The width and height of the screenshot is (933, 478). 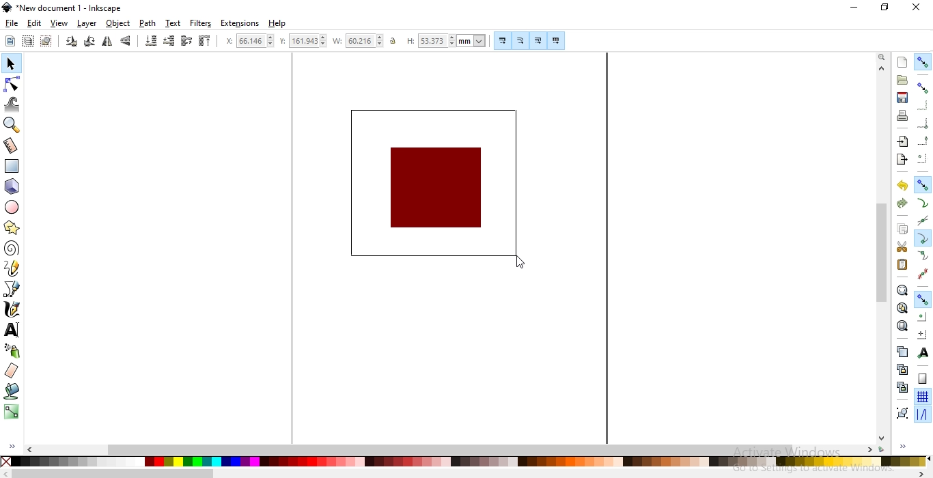 I want to click on snap nodes, paths and handles, so click(x=922, y=300).